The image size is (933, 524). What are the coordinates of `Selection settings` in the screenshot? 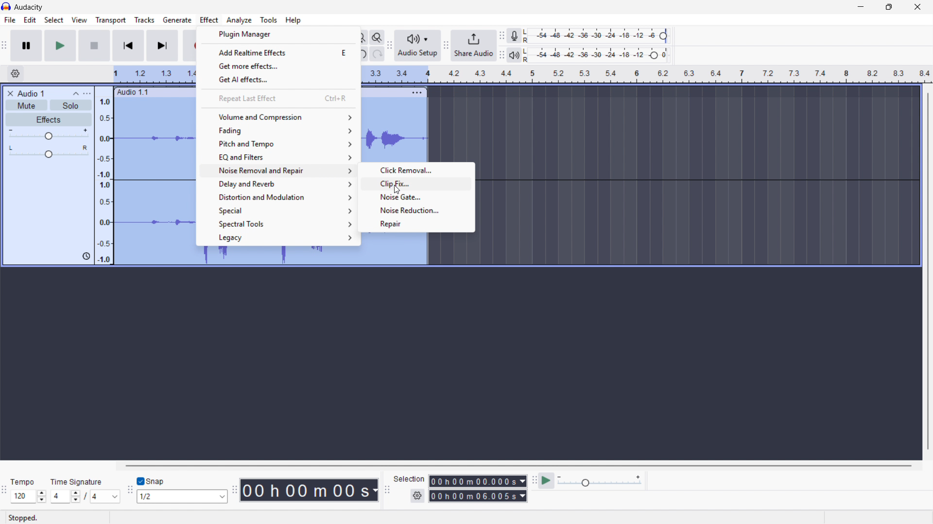 It's located at (417, 496).